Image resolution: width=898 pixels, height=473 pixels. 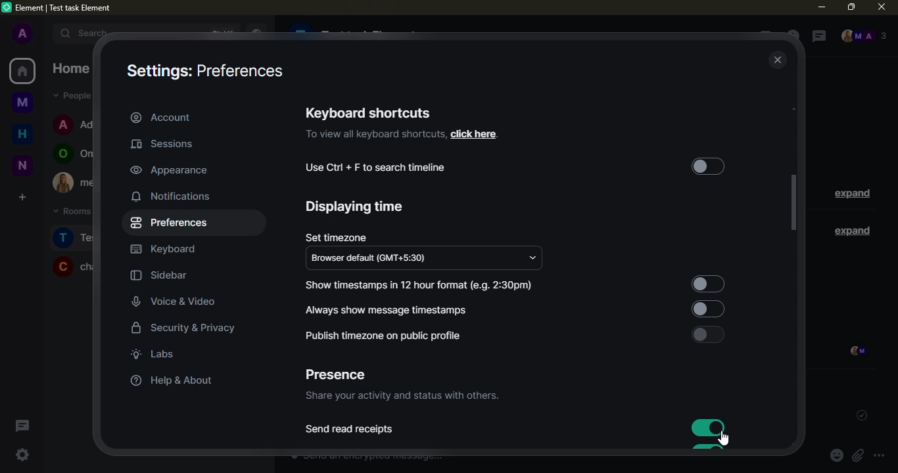 I want to click on emoji, so click(x=836, y=456).